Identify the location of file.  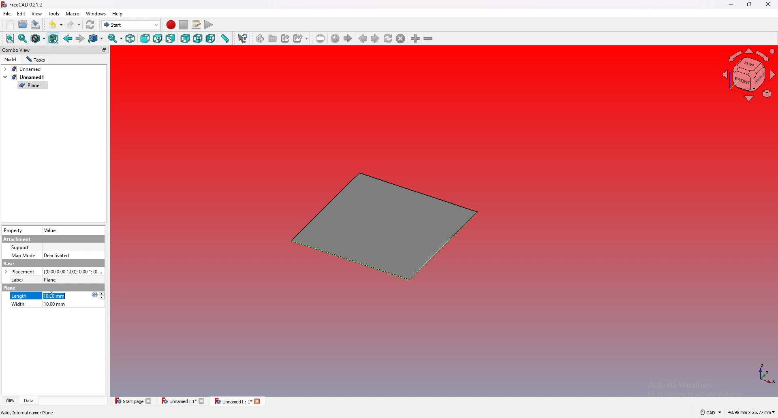
(7, 14).